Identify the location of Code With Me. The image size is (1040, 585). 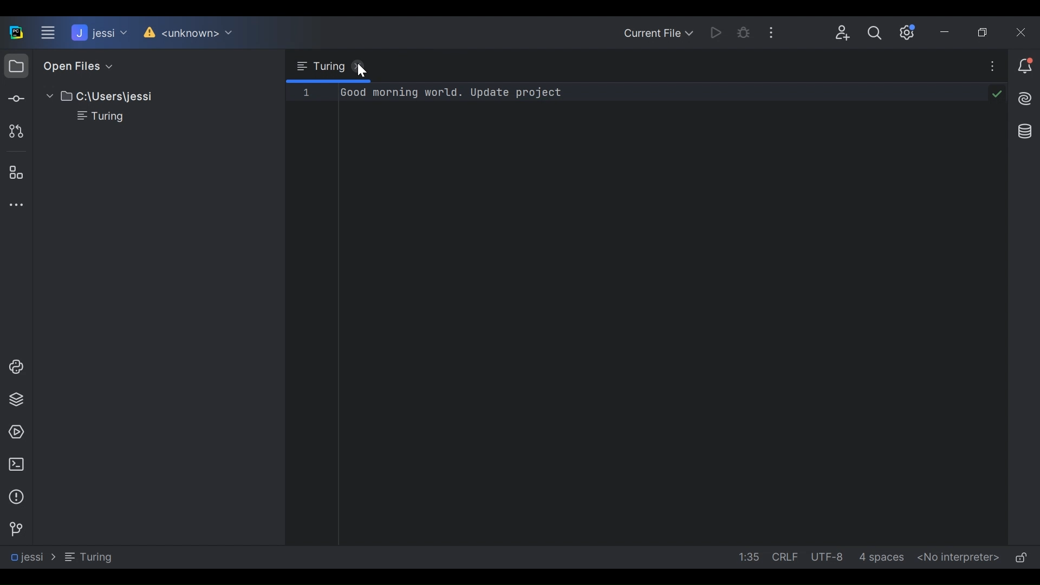
(844, 33).